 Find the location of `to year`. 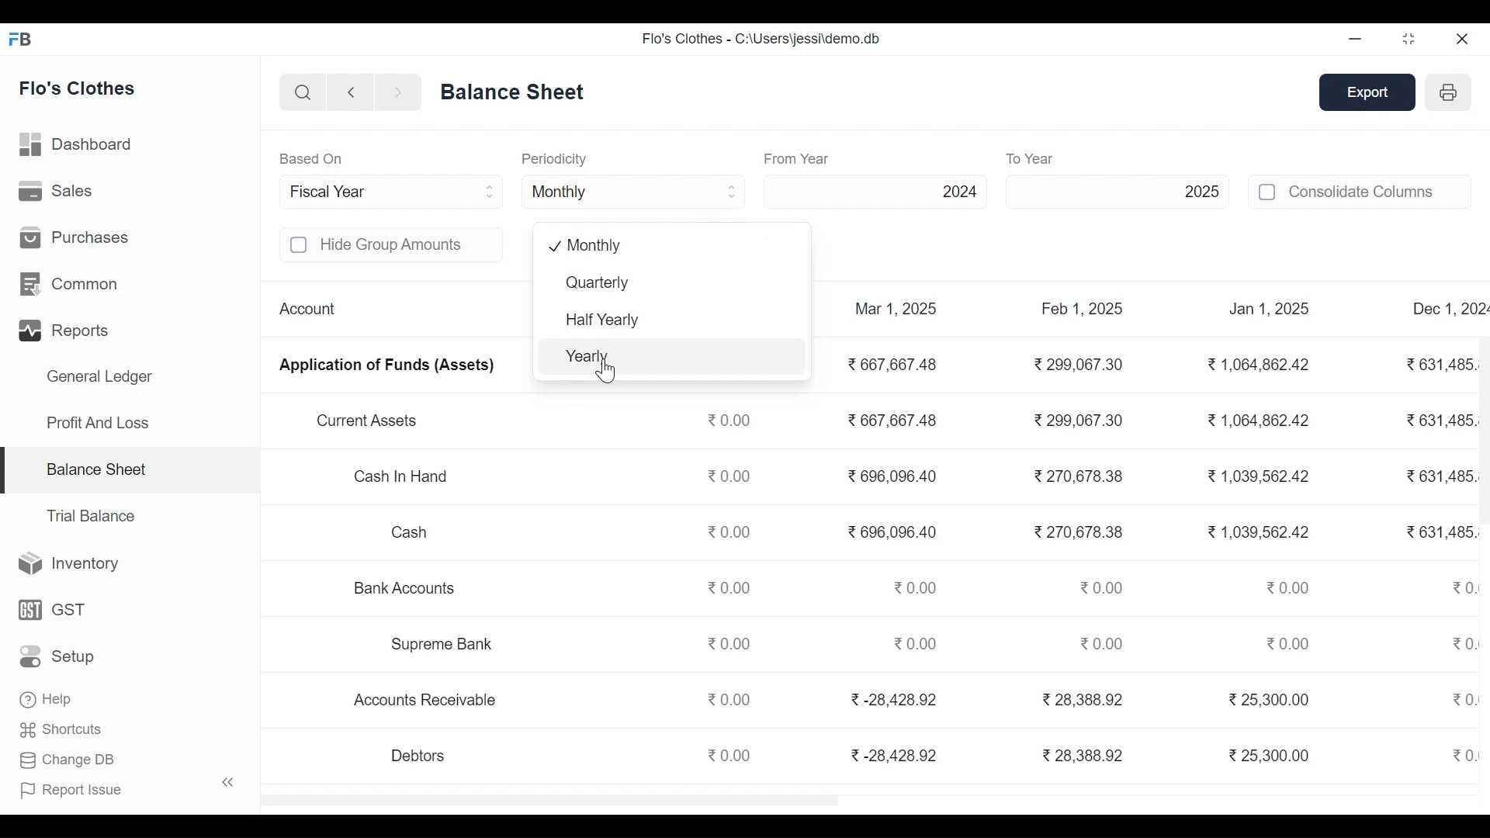

to year is located at coordinates (1063, 158).